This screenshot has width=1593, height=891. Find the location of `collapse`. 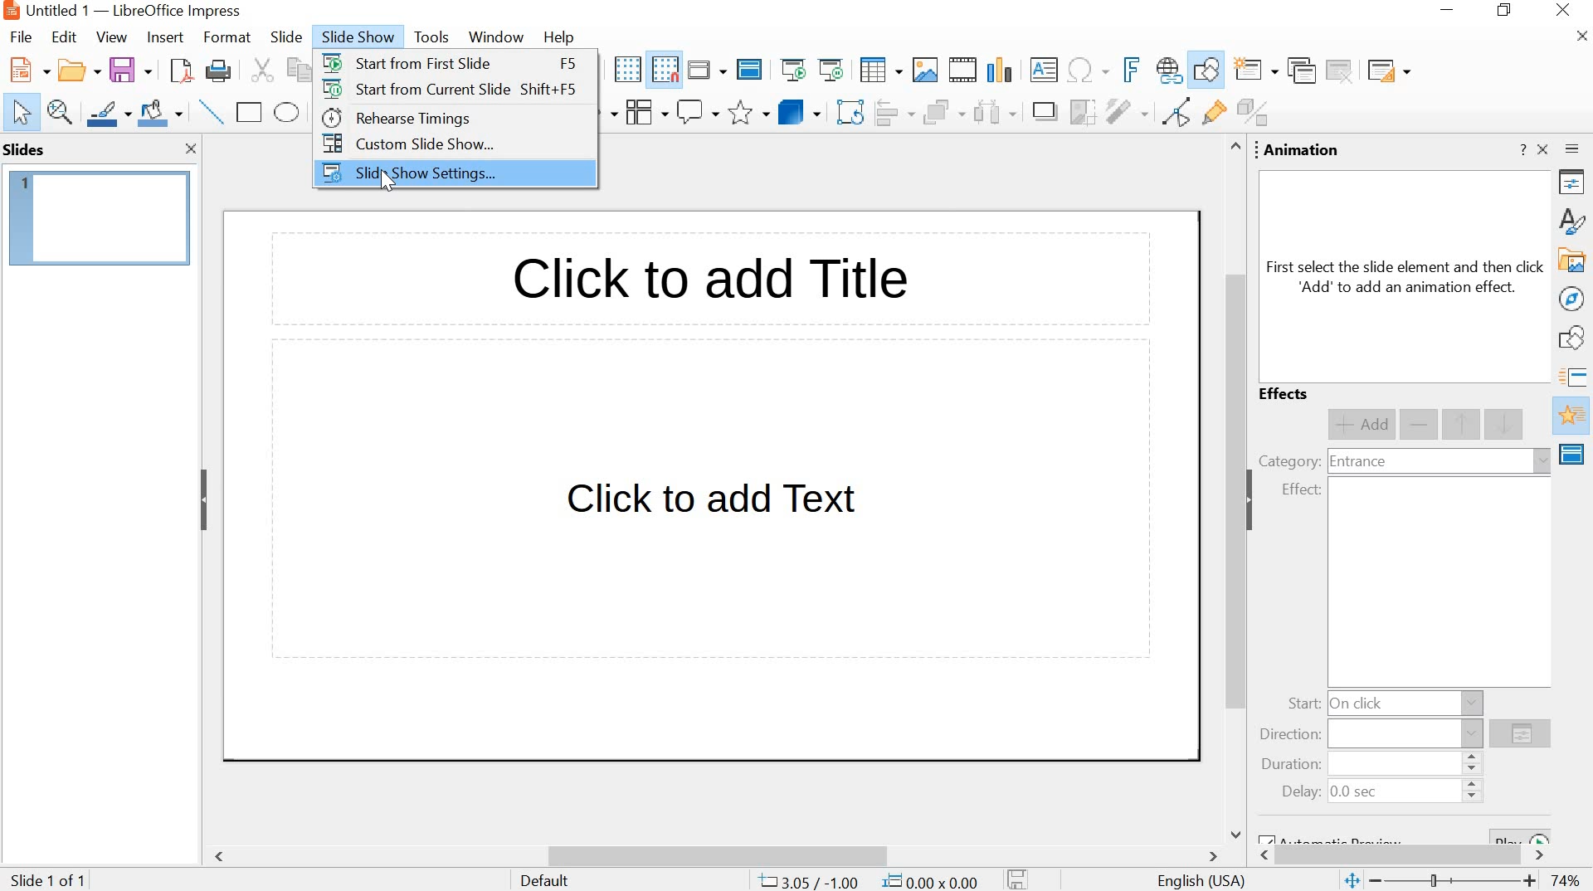

collapse is located at coordinates (1255, 500).